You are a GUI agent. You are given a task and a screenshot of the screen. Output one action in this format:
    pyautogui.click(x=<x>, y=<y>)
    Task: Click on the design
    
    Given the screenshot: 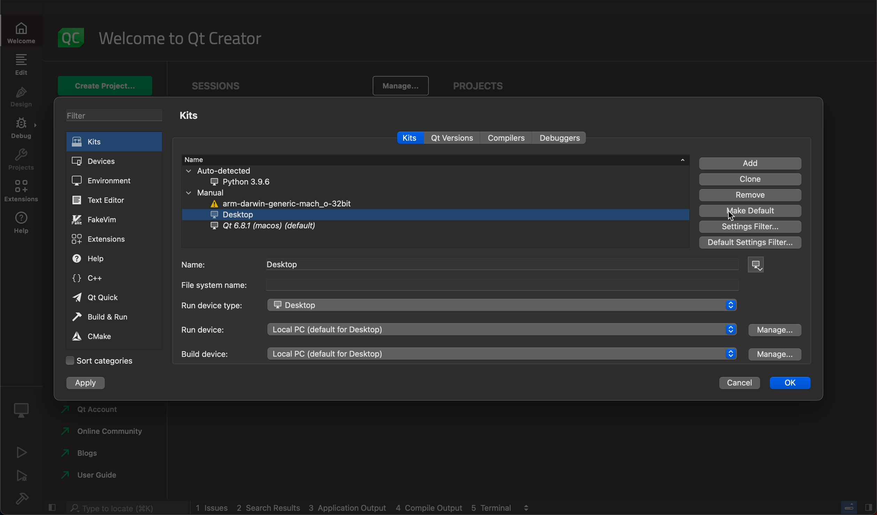 What is the action you would take?
    pyautogui.click(x=22, y=98)
    